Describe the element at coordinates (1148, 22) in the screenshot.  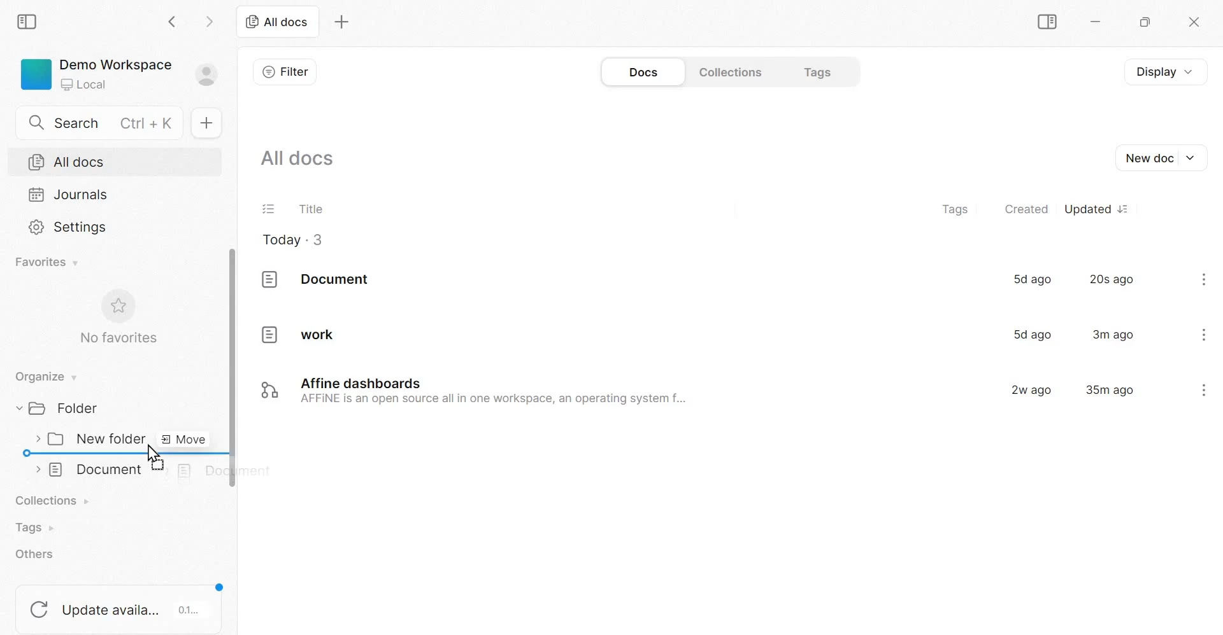
I see `Maximize` at that location.